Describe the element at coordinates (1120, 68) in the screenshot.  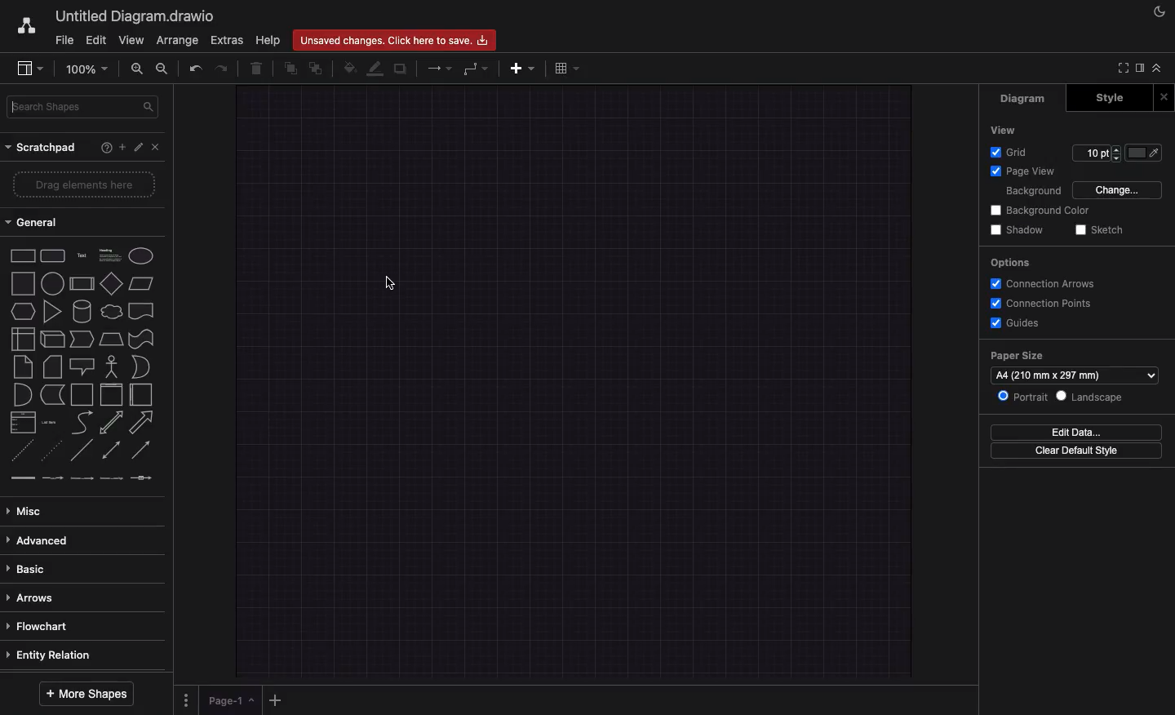
I see `Full screen` at that location.